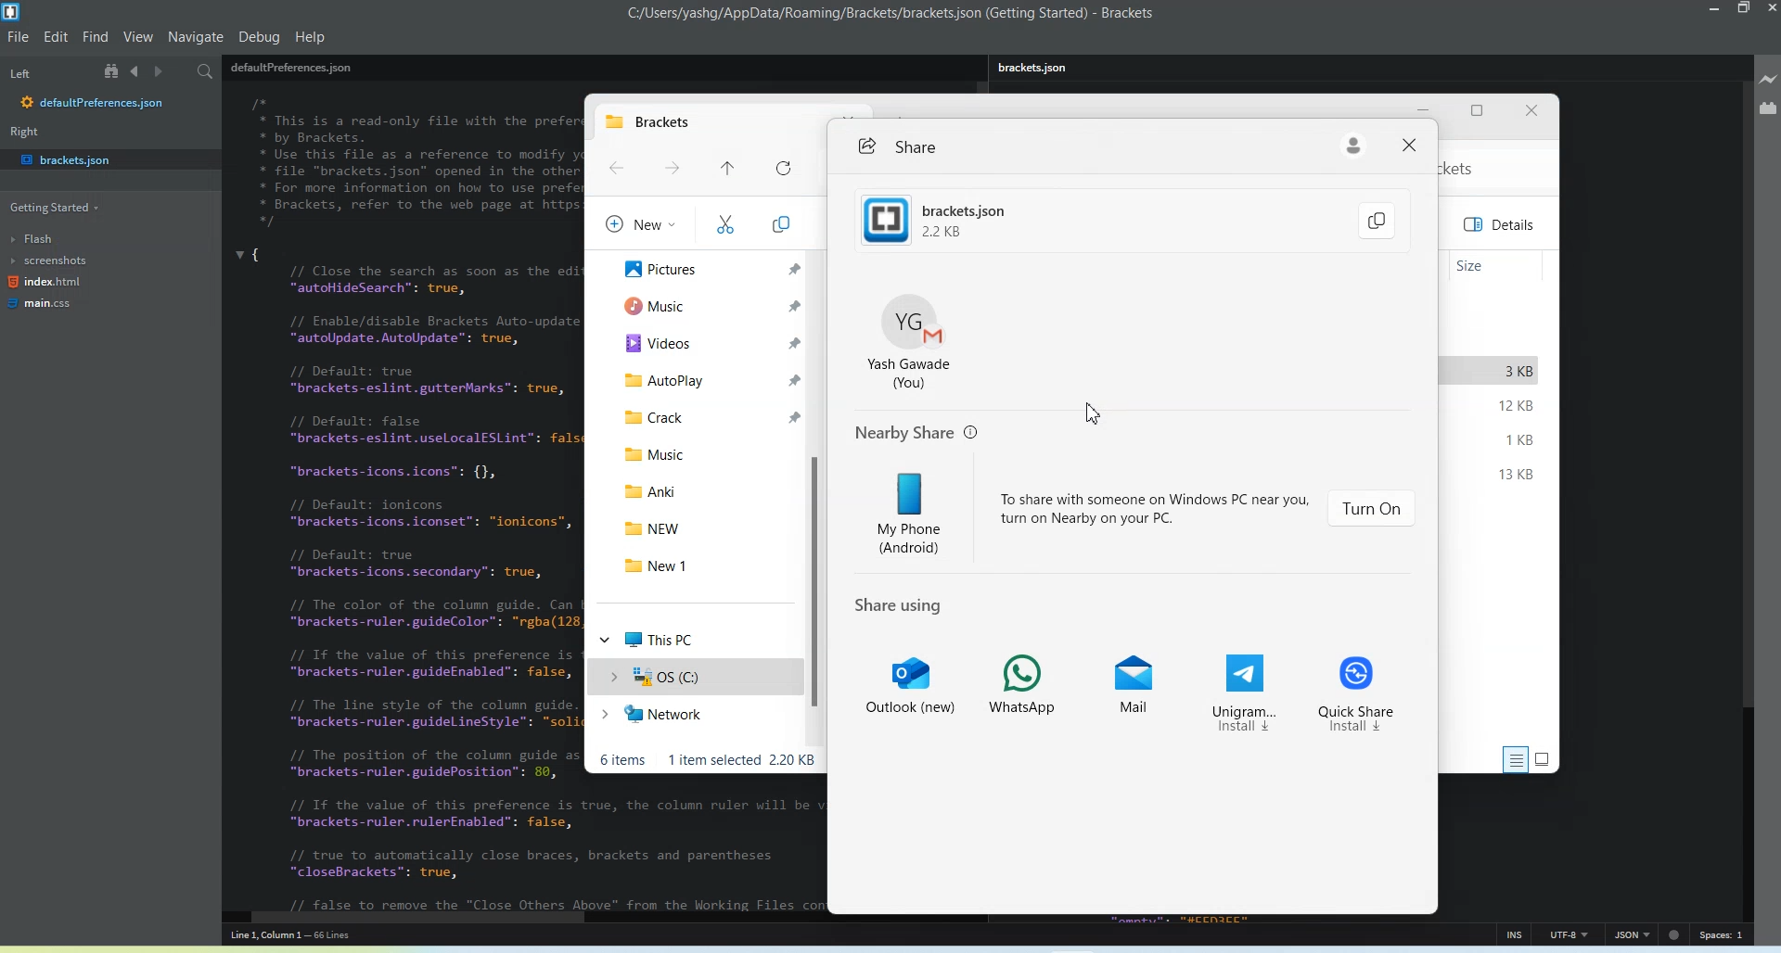  Describe the element at coordinates (1632, 934) in the screenshot. I see `JSON` at that location.